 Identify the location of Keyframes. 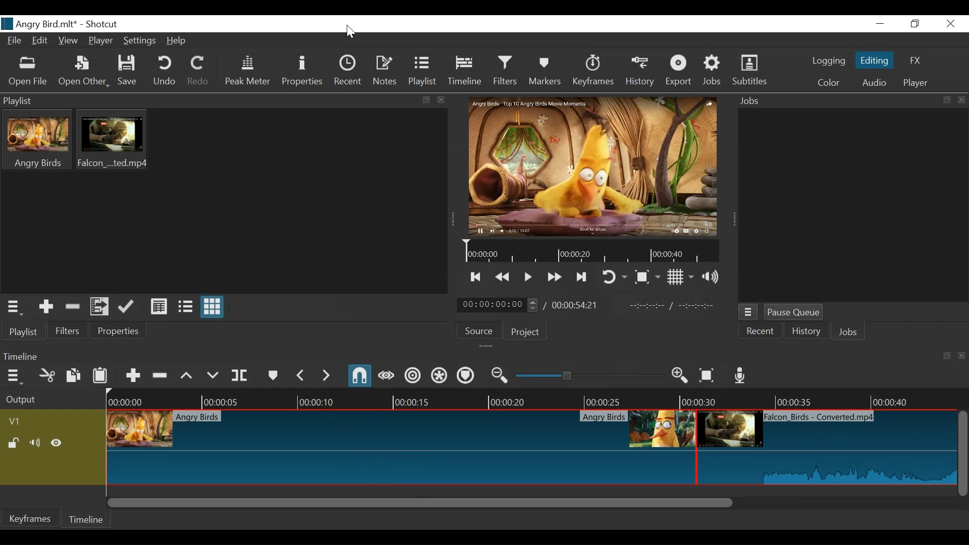
(594, 71).